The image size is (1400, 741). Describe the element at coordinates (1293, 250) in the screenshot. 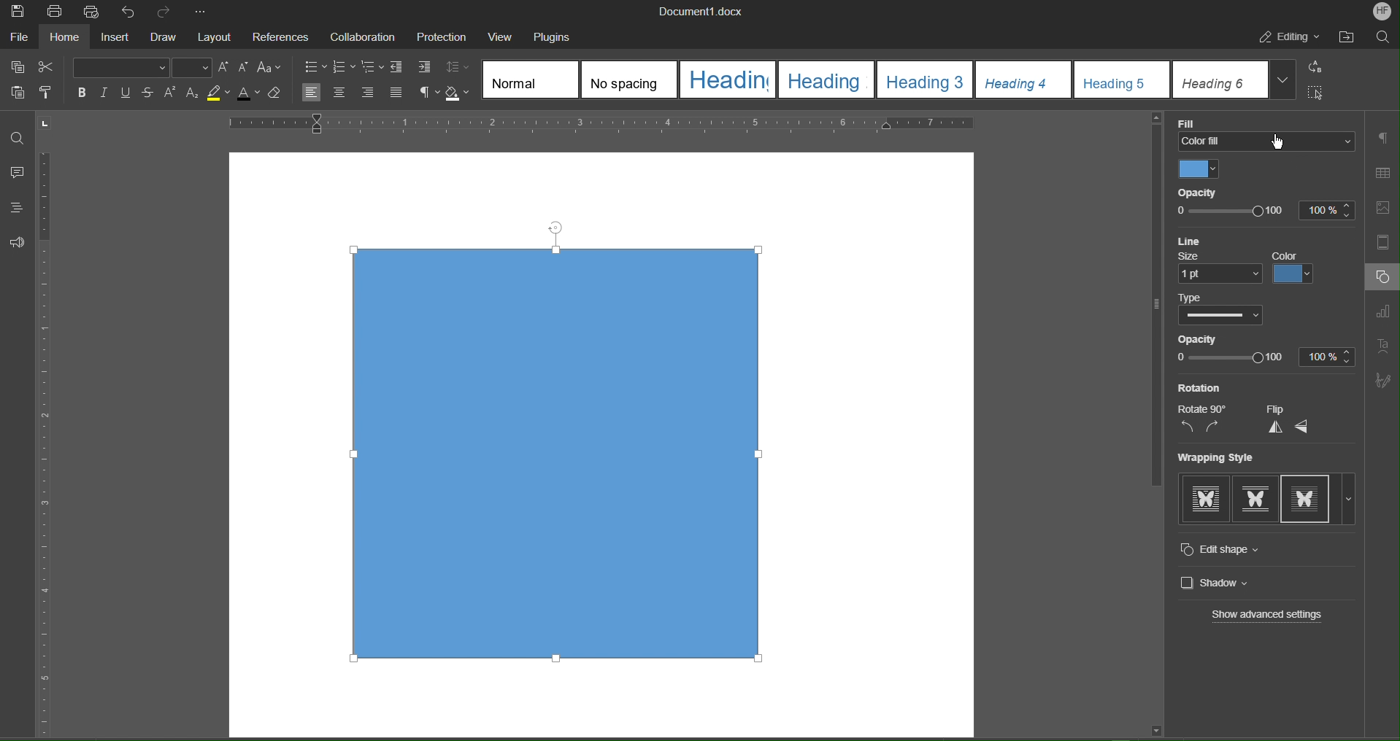

I see `Color` at that location.